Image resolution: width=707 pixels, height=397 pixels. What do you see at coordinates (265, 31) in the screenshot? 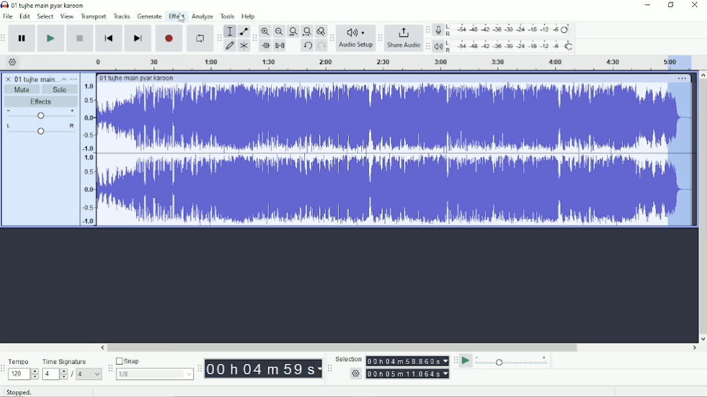
I see `Zoom In` at bounding box center [265, 31].